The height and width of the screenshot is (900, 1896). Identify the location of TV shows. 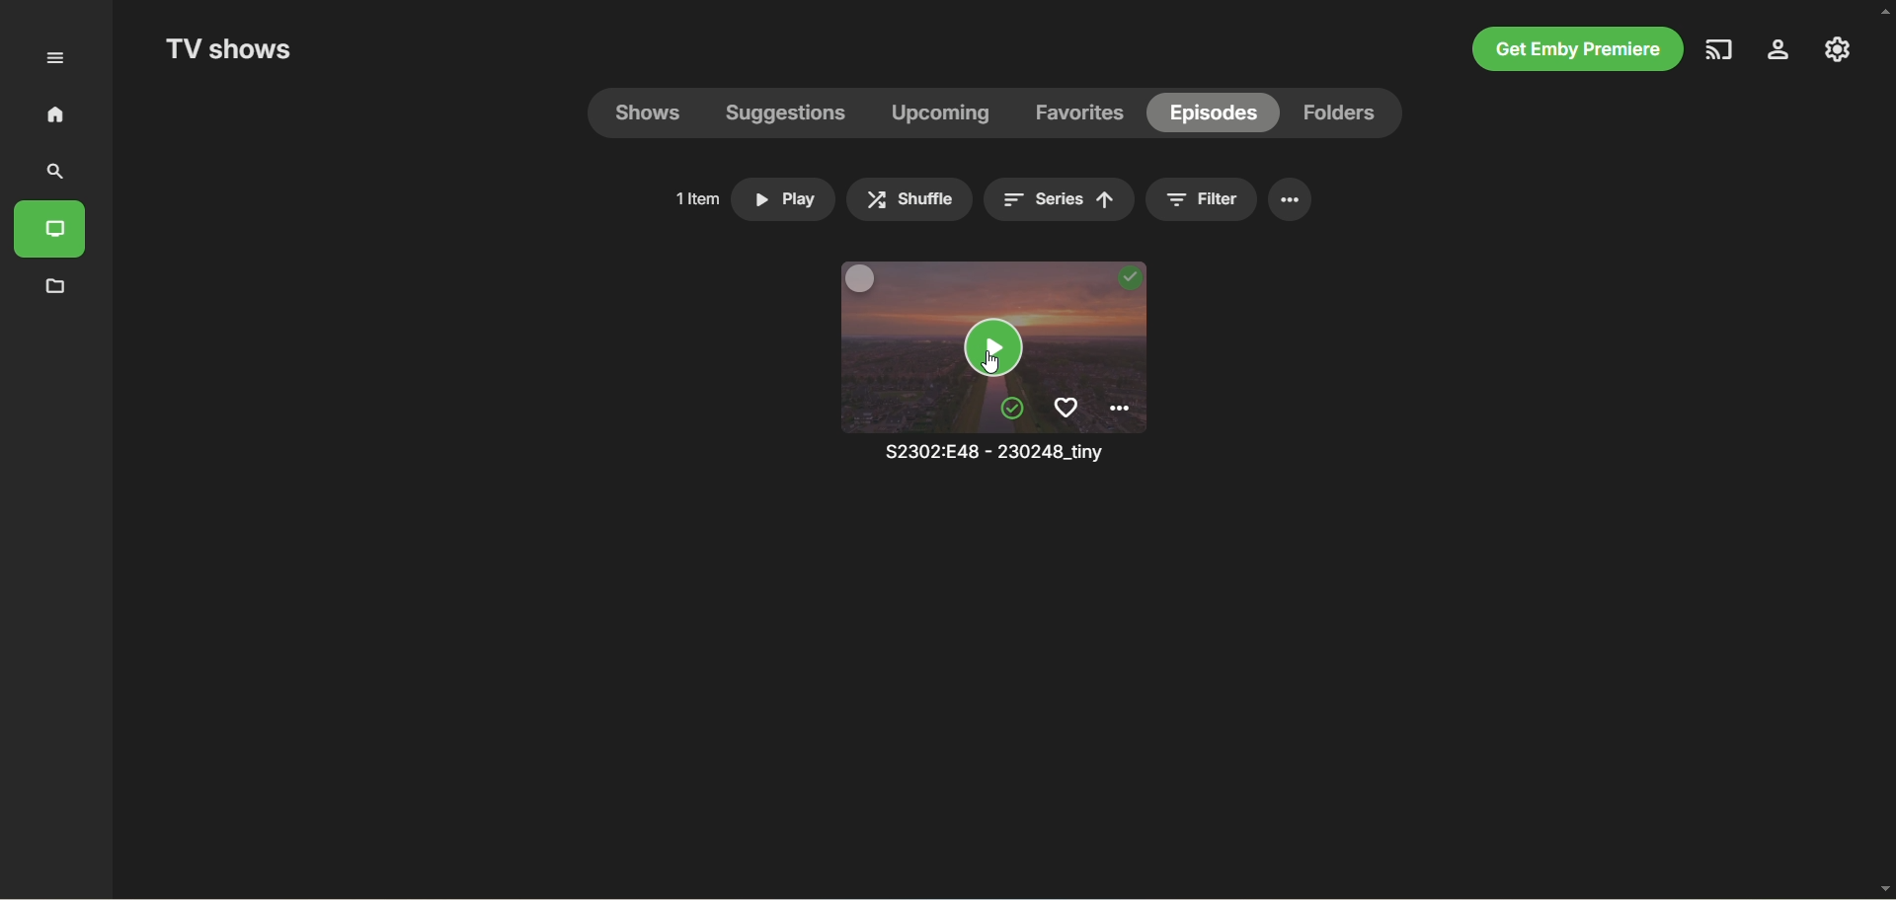
(49, 230).